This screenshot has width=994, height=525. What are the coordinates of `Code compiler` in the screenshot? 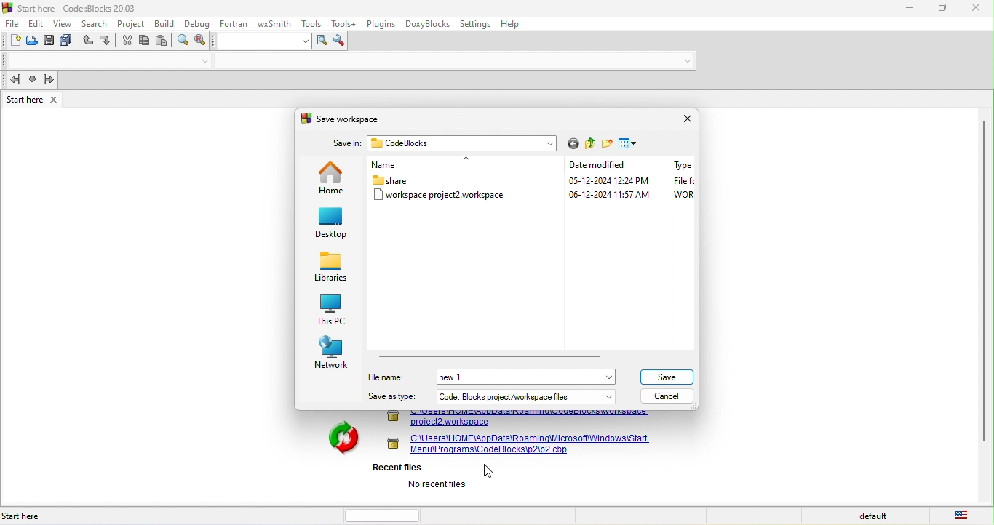 It's located at (351, 62).